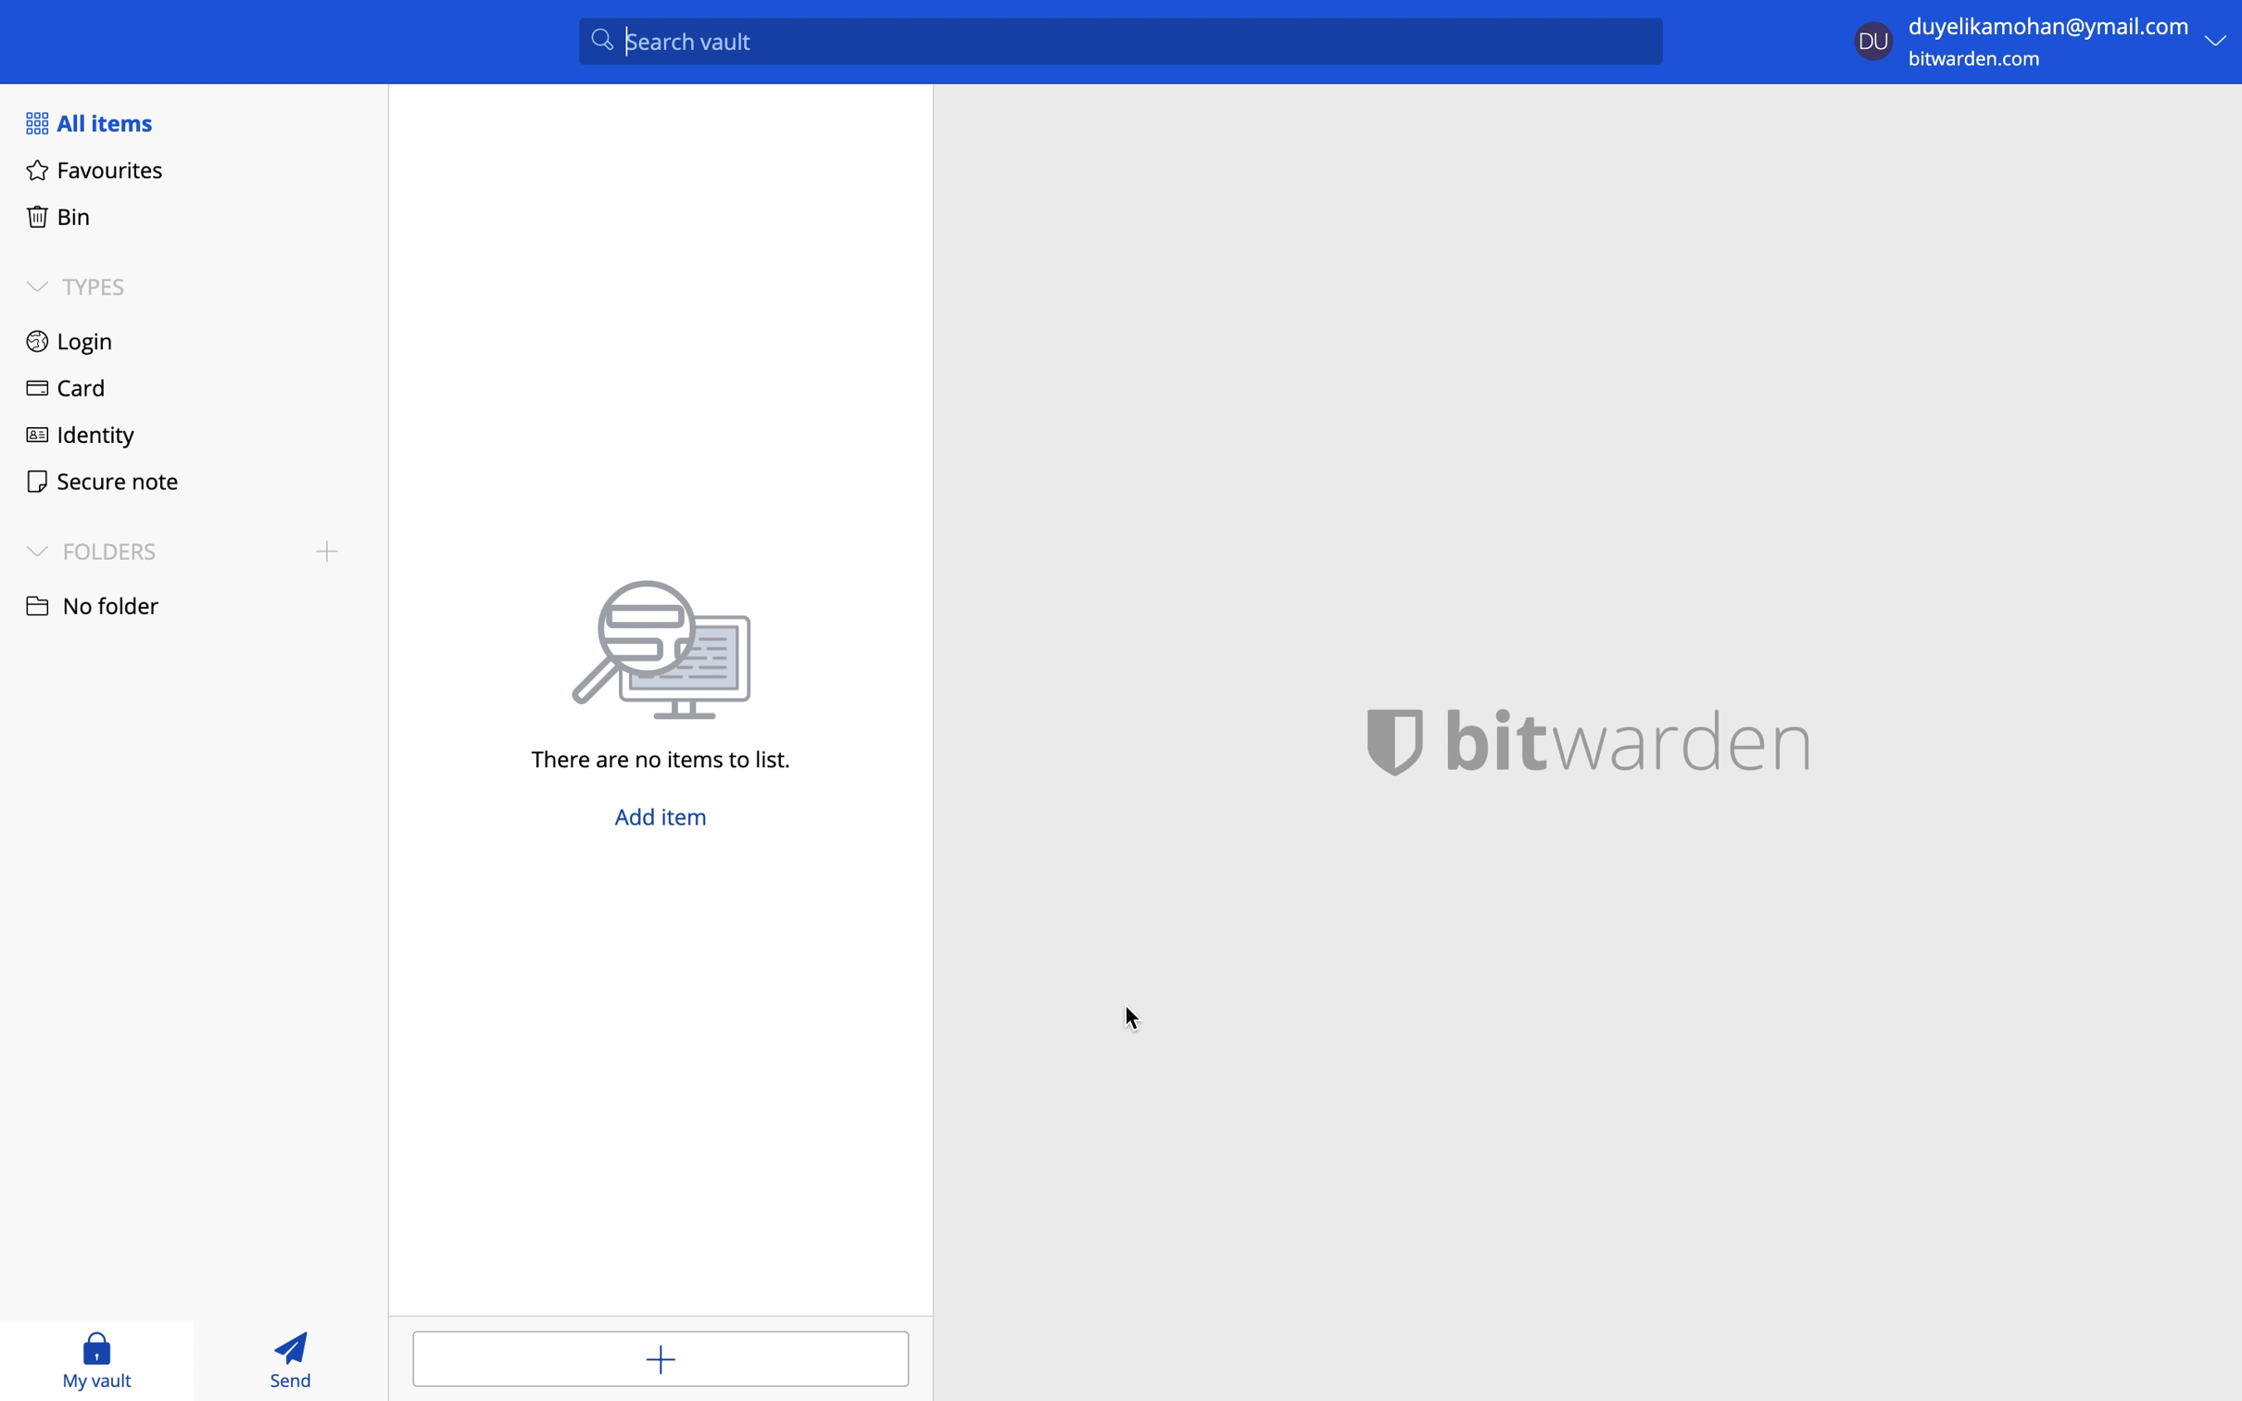 Image resolution: width=2242 pixels, height=1401 pixels. What do you see at coordinates (1121, 41) in the screenshot?
I see `search bar` at bounding box center [1121, 41].